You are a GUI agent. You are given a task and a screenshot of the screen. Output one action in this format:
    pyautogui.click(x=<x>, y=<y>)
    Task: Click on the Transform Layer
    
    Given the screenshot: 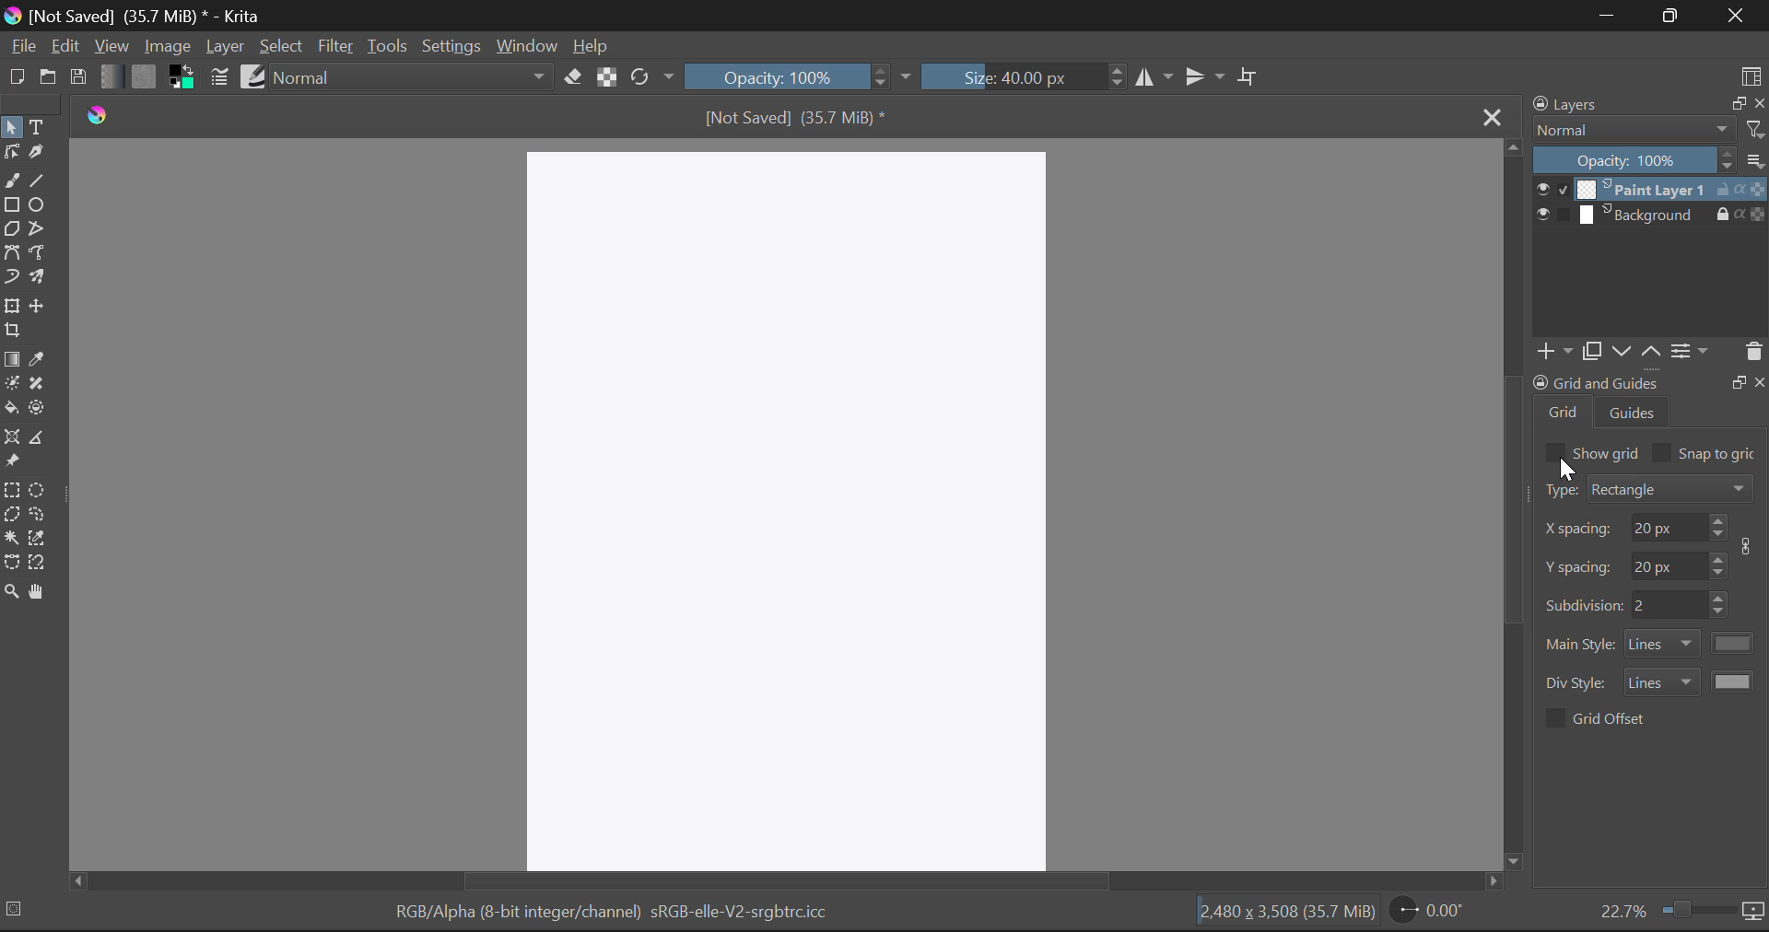 What is the action you would take?
    pyautogui.click(x=11, y=307)
    